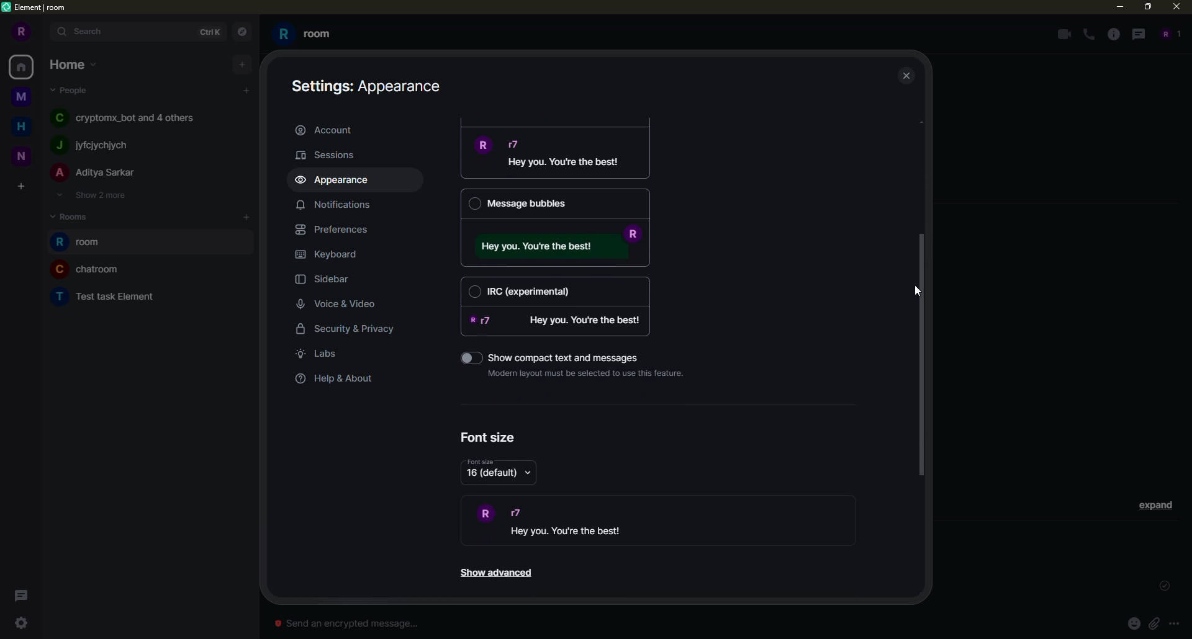  Describe the element at coordinates (333, 204) in the screenshot. I see `notifications` at that location.